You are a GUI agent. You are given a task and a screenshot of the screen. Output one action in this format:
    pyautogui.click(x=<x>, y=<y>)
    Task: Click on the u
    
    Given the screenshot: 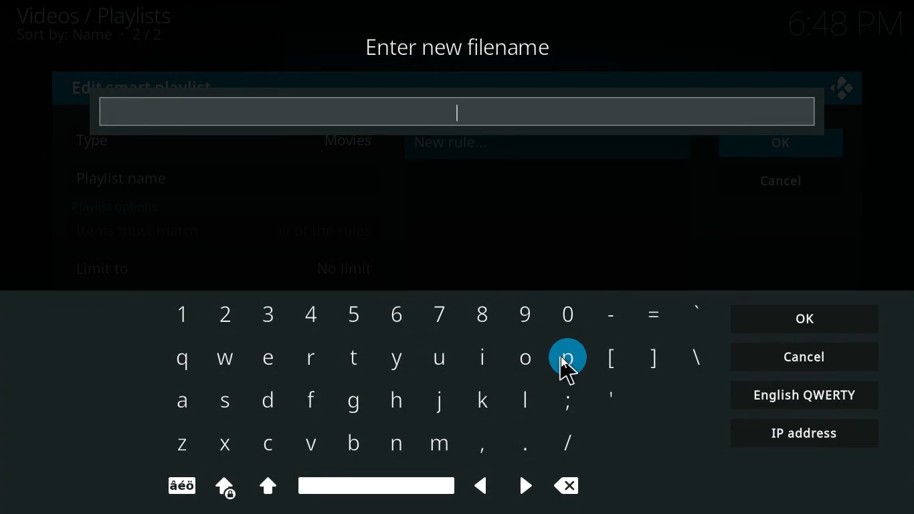 What is the action you would take?
    pyautogui.click(x=439, y=359)
    